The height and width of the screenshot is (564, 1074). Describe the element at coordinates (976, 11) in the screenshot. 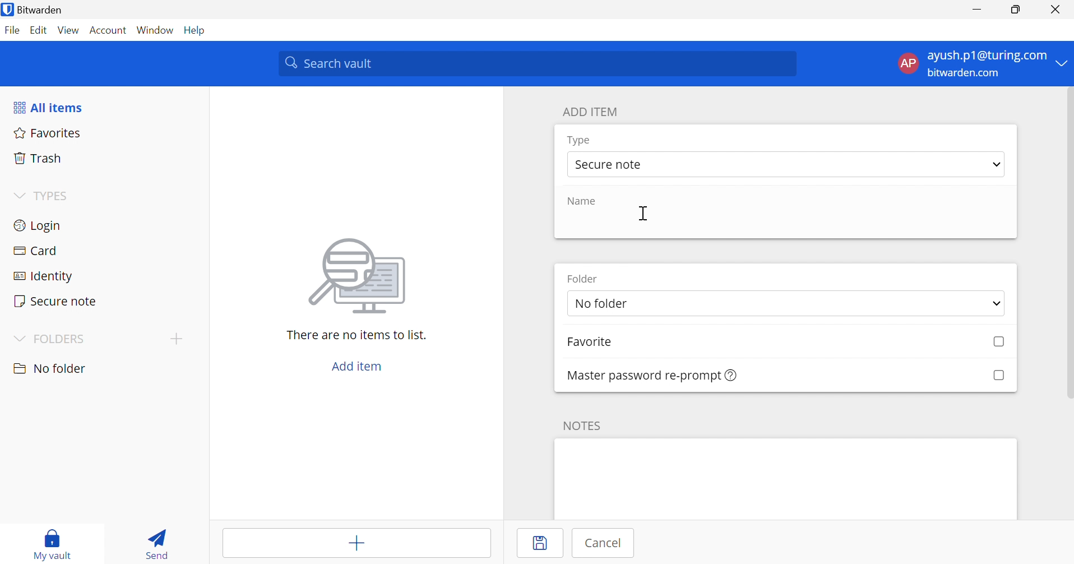

I see `Minimize` at that location.